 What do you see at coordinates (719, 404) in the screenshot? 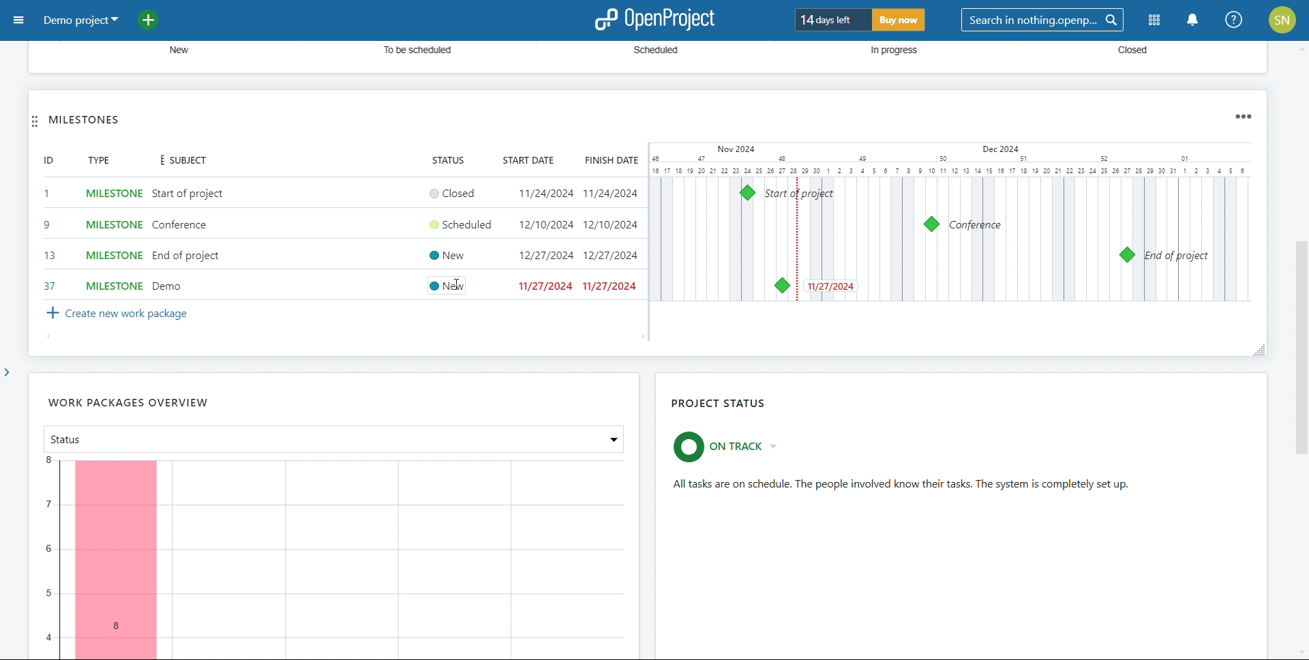
I see `project status` at bounding box center [719, 404].